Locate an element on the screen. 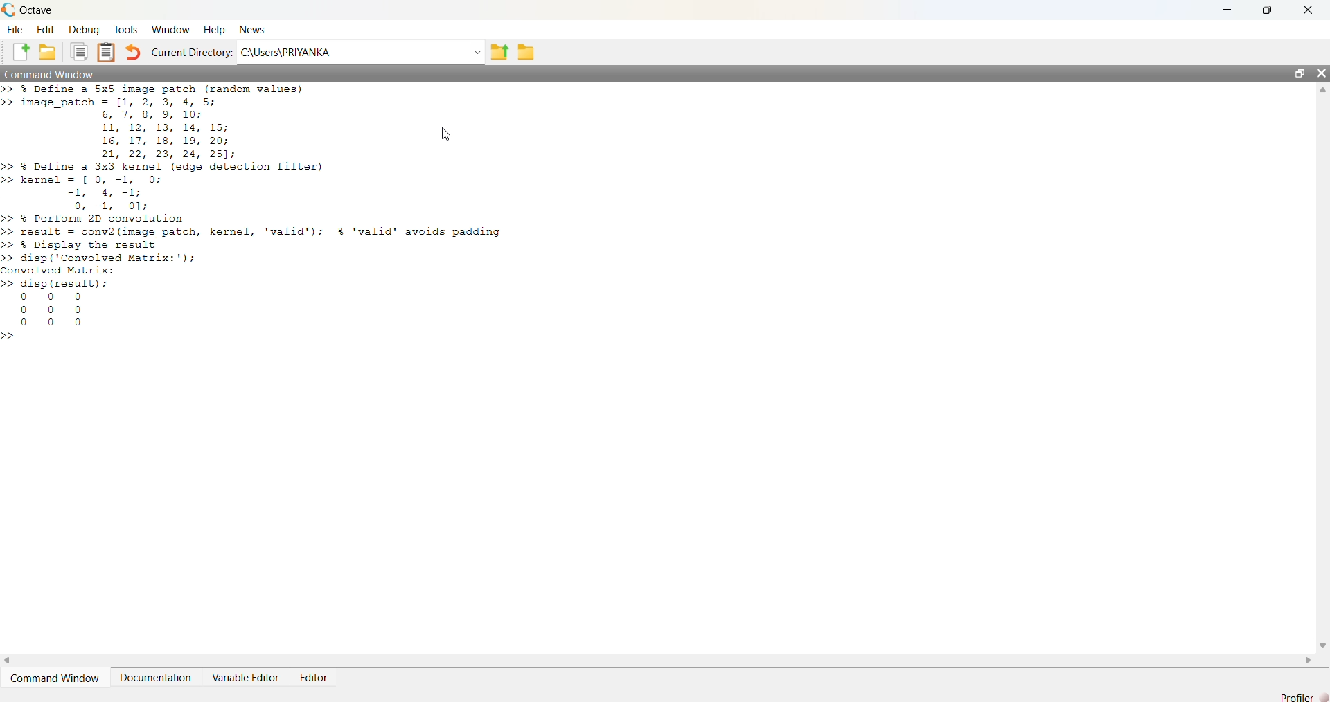 The height and width of the screenshot is (702, 1330). Command Window is located at coordinates (60, 73).